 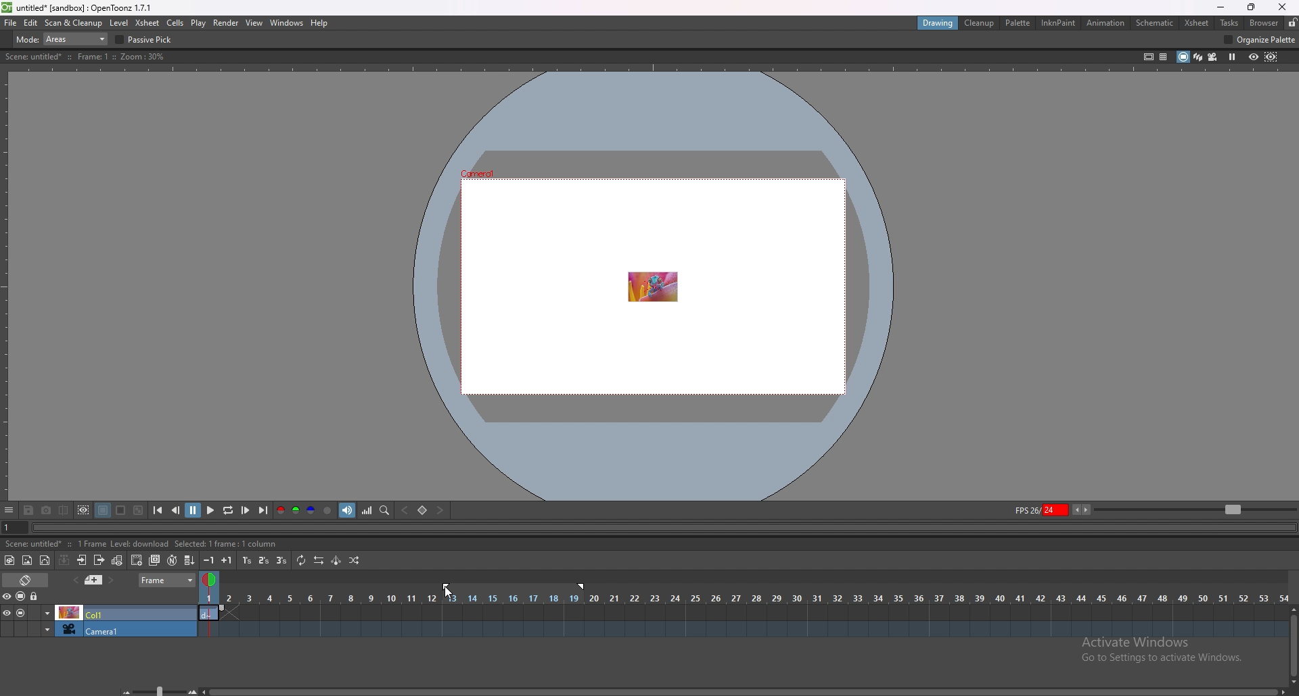 I want to click on play, so click(x=198, y=24).